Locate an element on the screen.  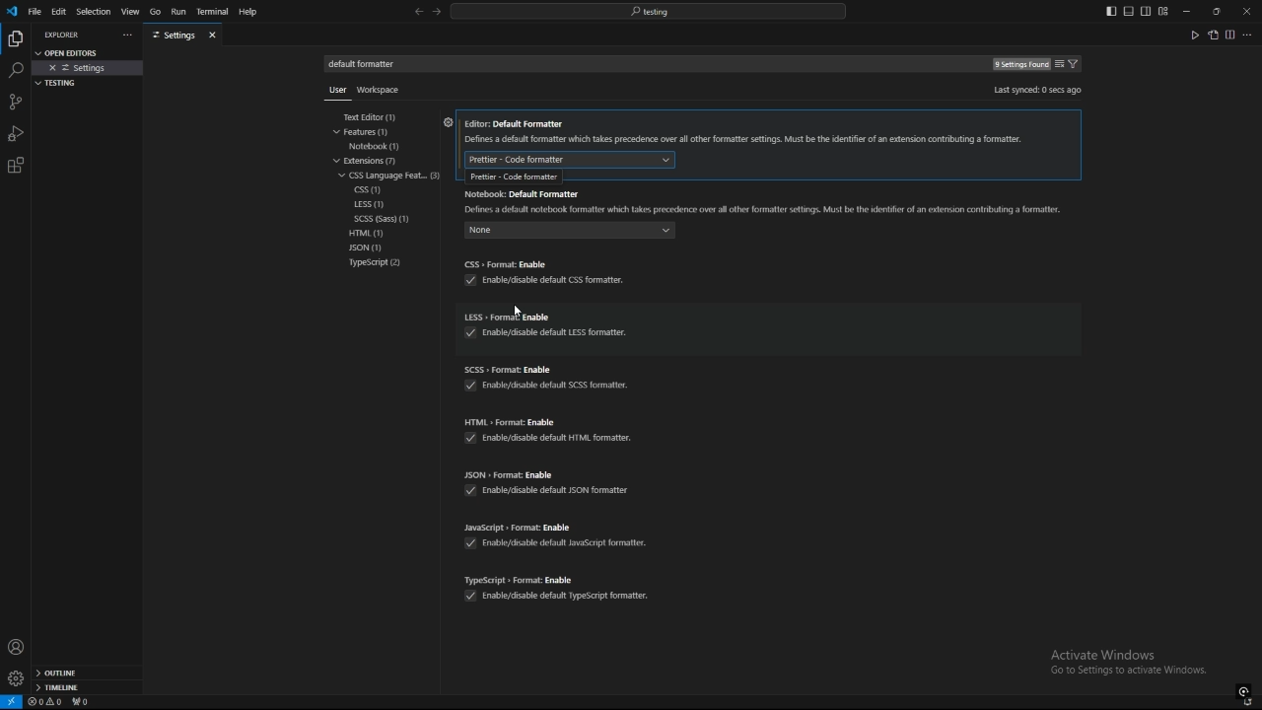
settings is located at coordinates (174, 35).